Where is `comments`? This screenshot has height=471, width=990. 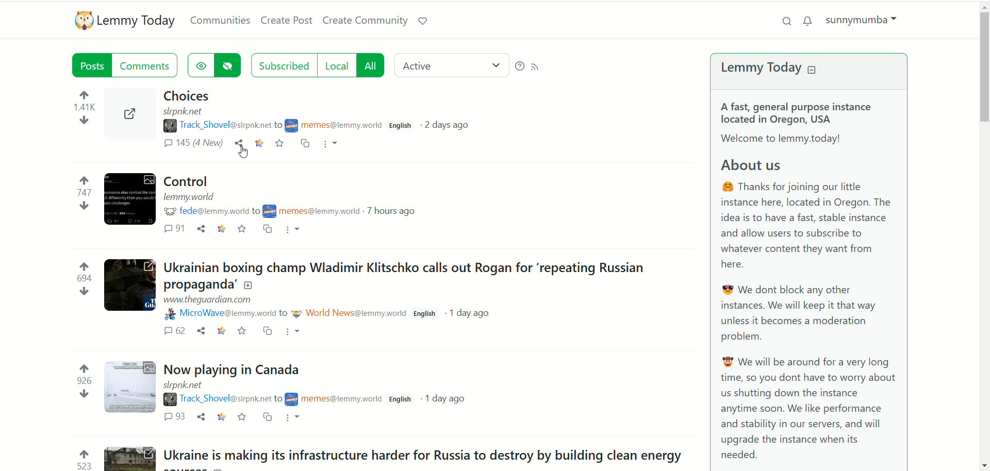
comments is located at coordinates (173, 331).